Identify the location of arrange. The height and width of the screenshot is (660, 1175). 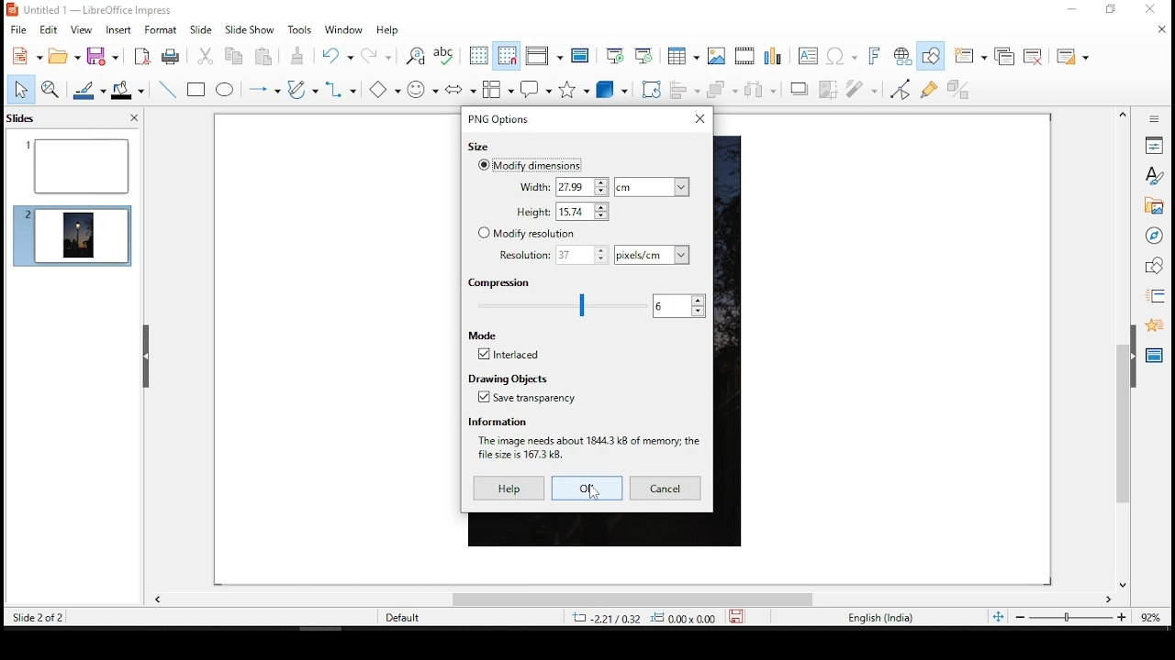
(722, 92).